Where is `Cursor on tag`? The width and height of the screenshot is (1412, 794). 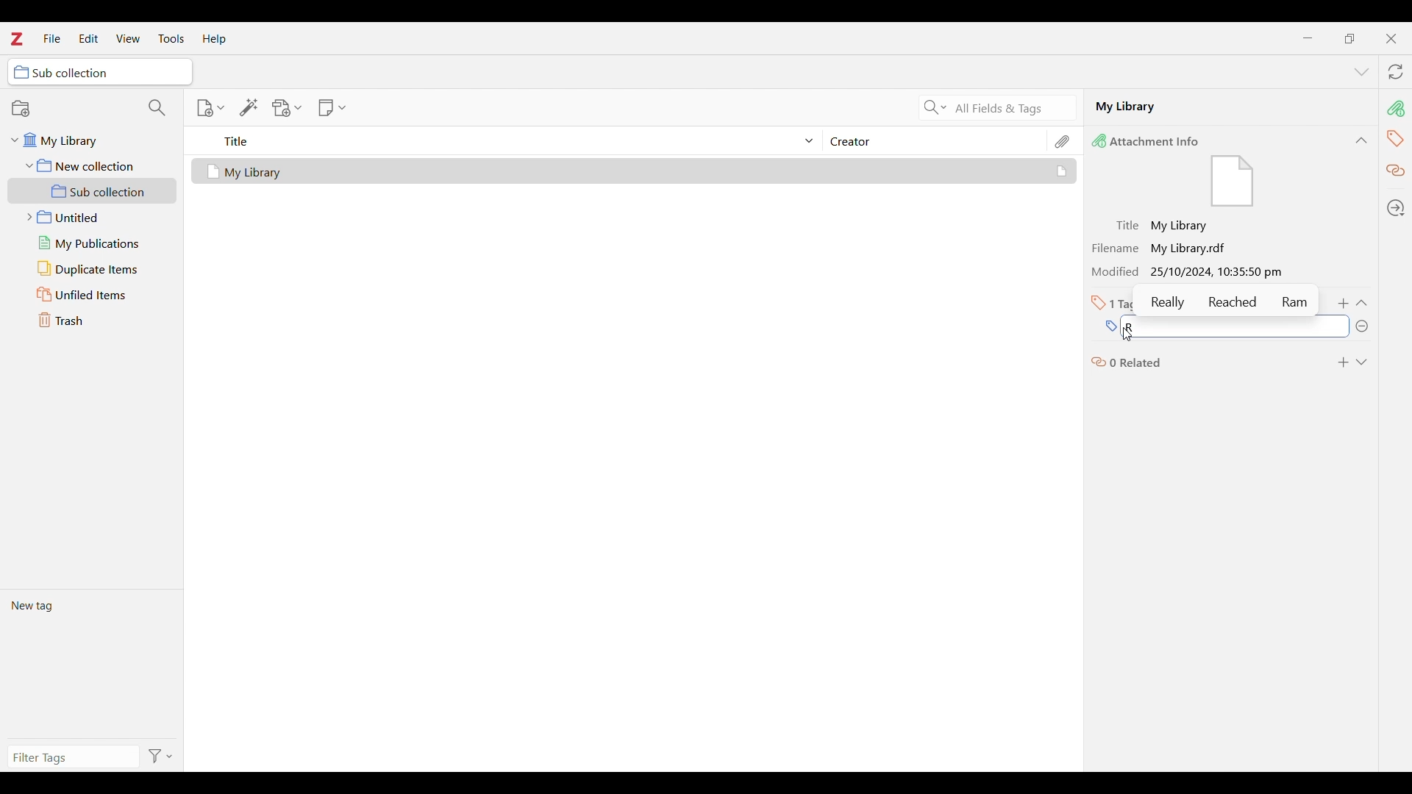
Cursor on tag is located at coordinates (1127, 335).